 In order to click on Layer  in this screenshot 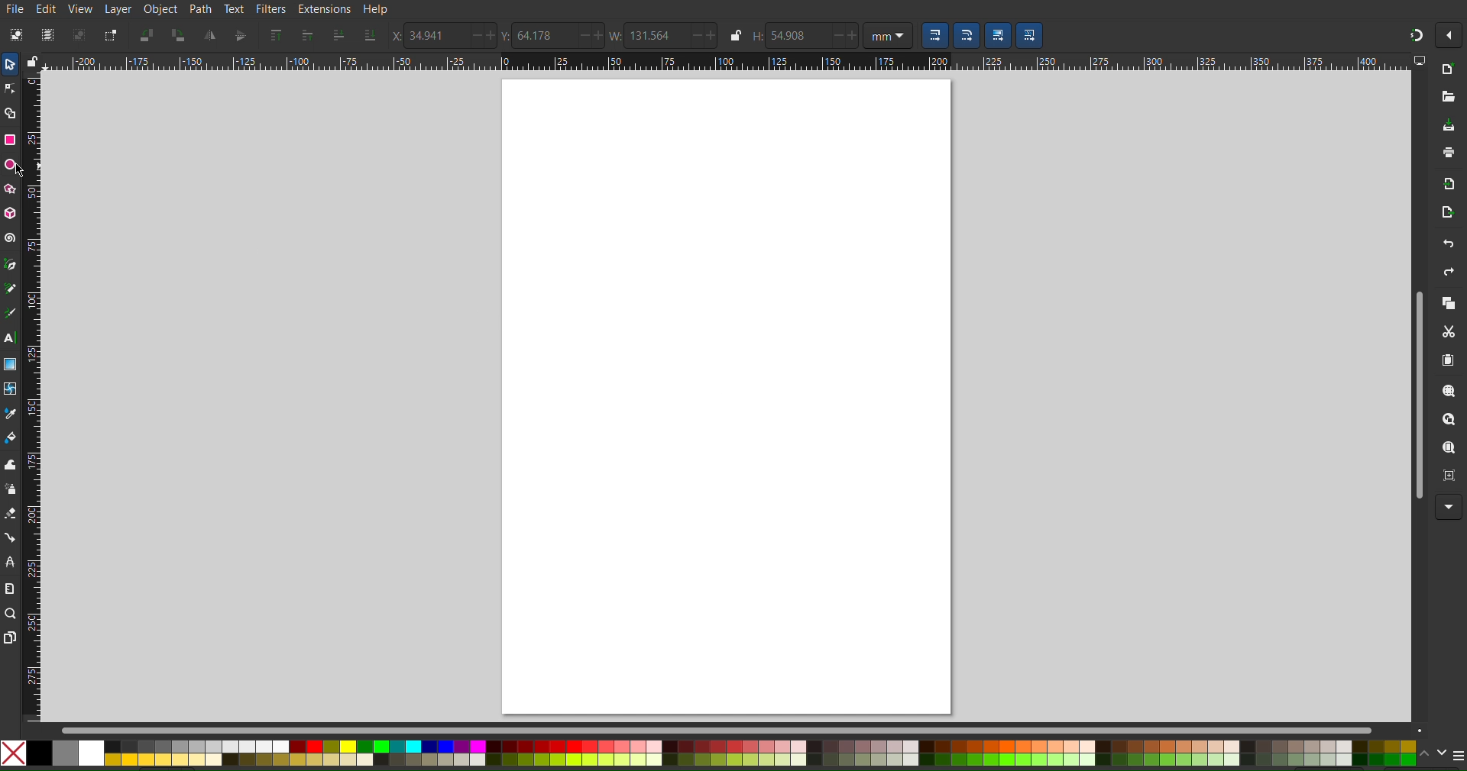, I will do `click(118, 11)`.